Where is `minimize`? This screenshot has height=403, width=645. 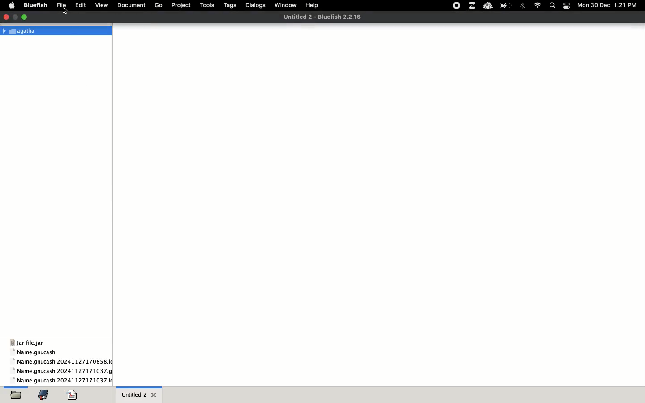
minimize is located at coordinates (25, 17).